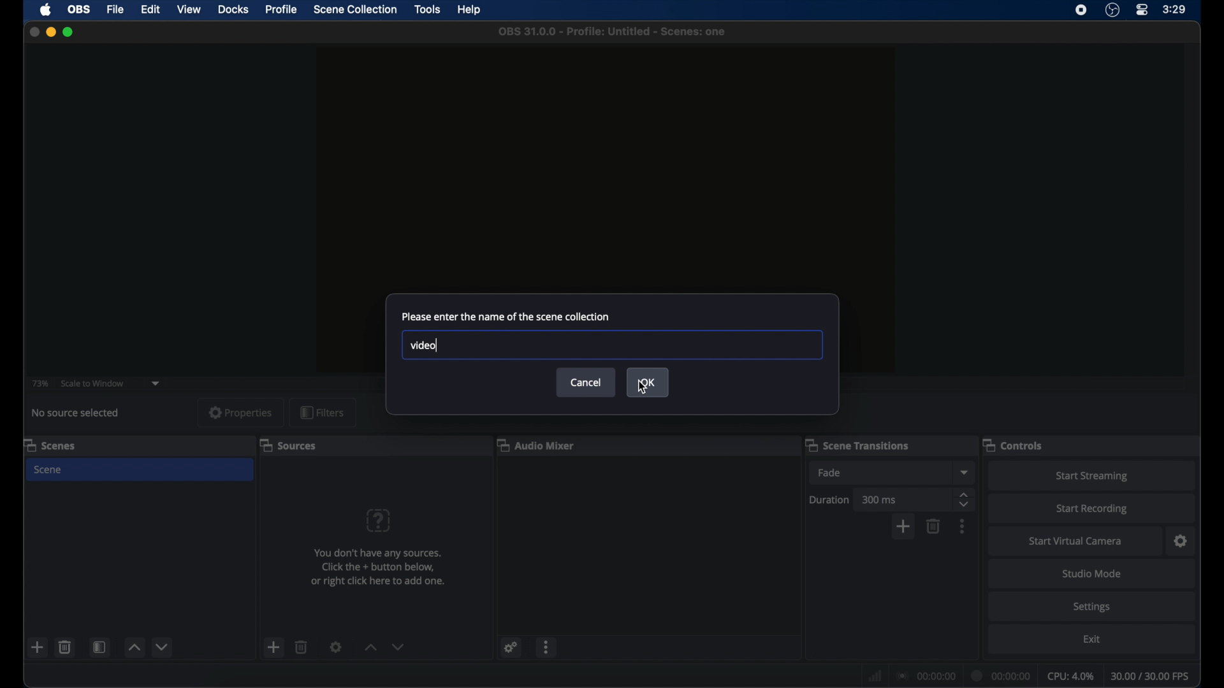 This screenshot has width=1224, height=688. Describe the element at coordinates (69, 32) in the screenshot. I see `maximize` at that location.